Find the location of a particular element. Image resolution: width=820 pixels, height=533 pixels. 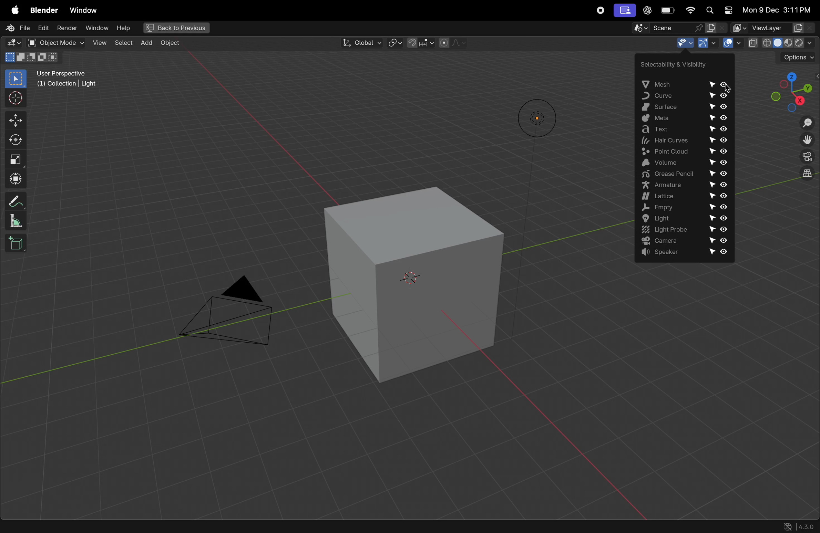

file is located at coordinates (16, 29).